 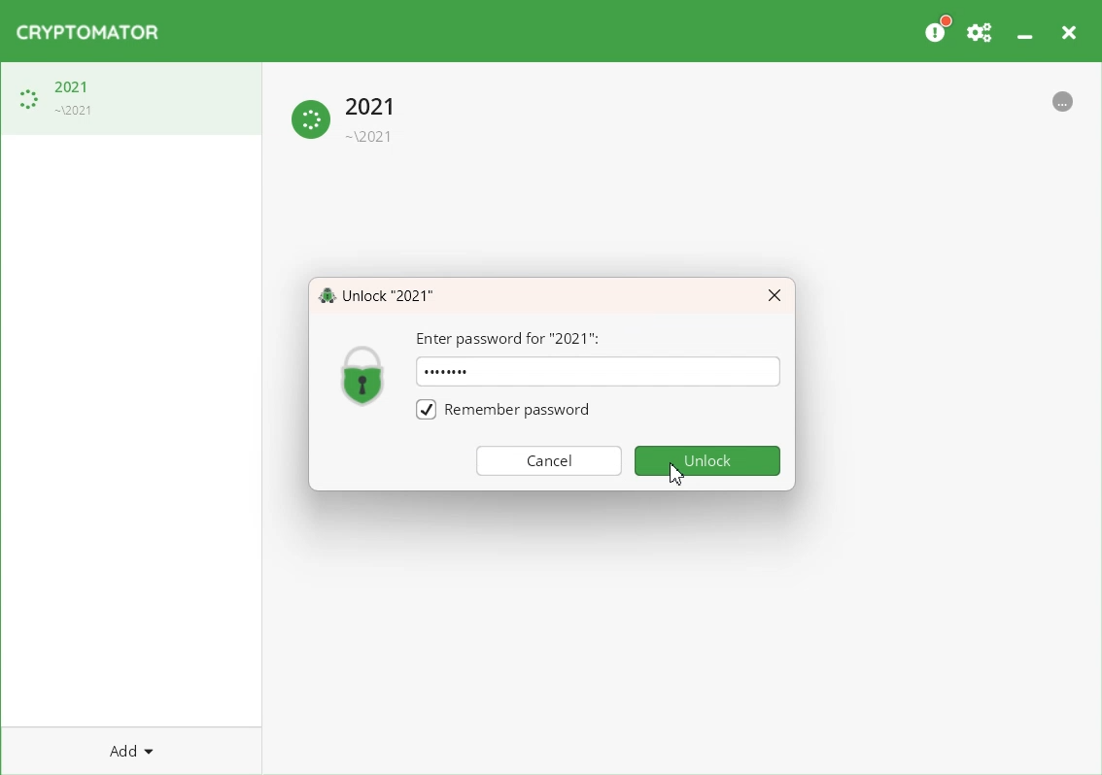 I want to click on Close, so click(x=775, y=296).